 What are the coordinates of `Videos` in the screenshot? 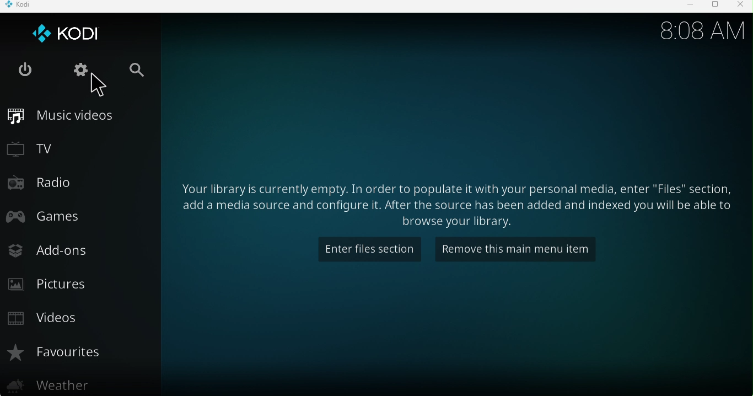 It's located at (53, 316).